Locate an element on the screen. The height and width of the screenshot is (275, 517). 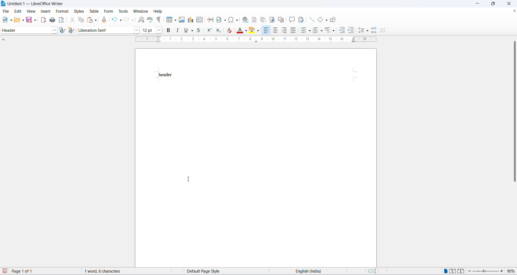
redo is located at coordinates (129, 20).